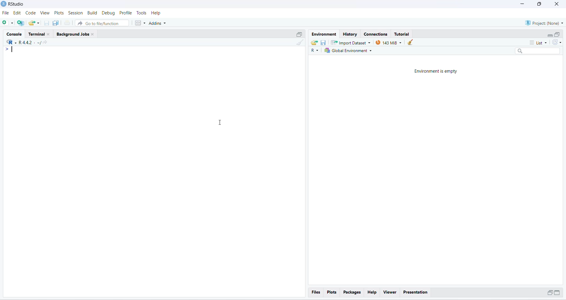 The height and width of the screenshot is (300, 566). Describe the element at coordinates (300, 42) in the screenshot. I see `clean` at that location.